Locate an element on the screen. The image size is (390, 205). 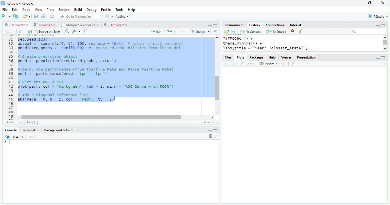
new project is located at coordinates (16, 16).